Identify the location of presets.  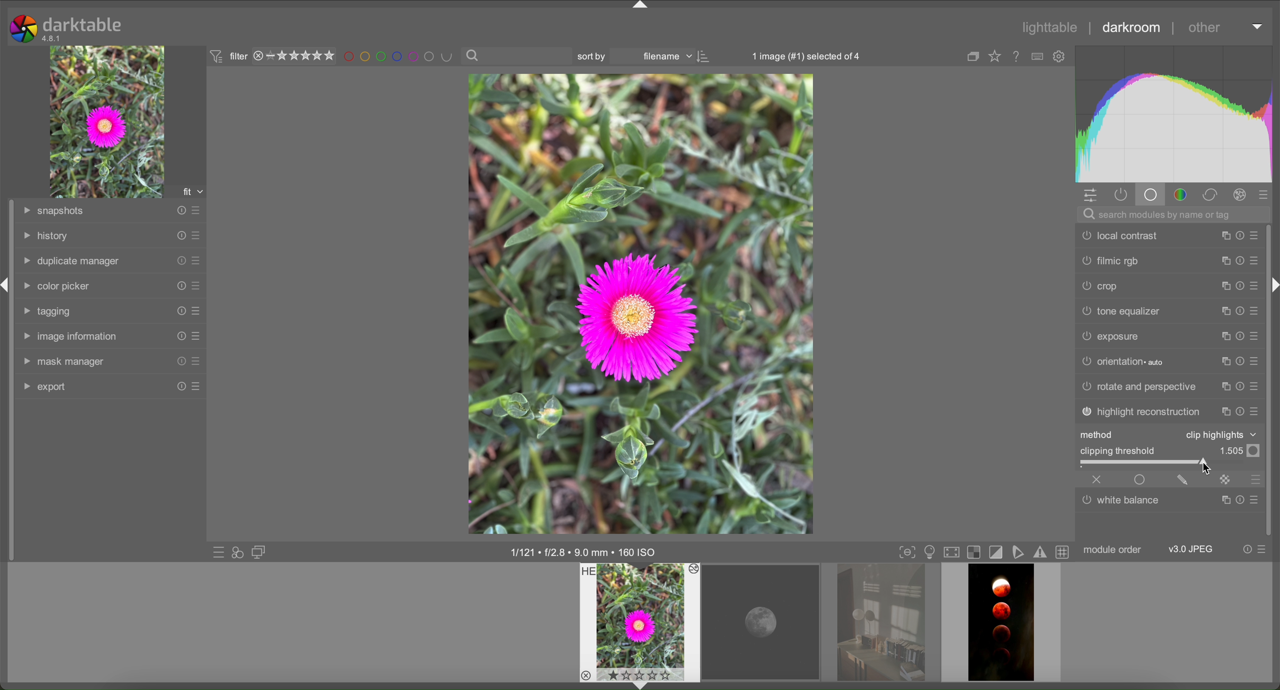
(195, 386).